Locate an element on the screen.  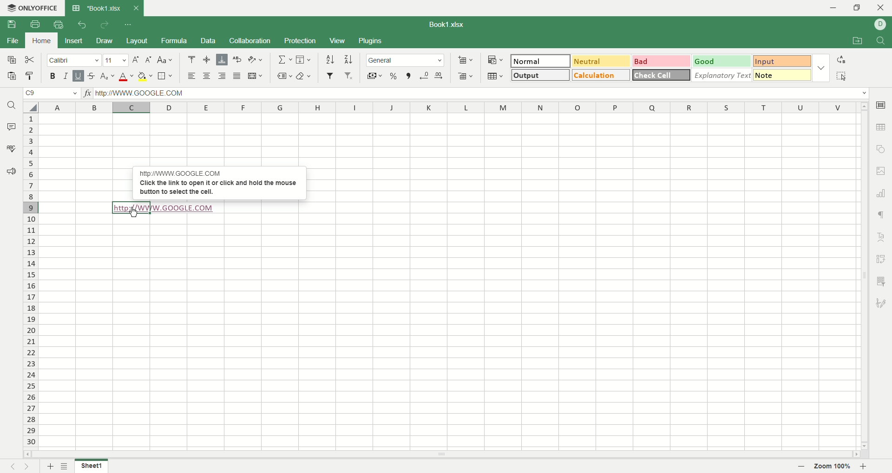
slicer settings is located at coordinates (881, 280).